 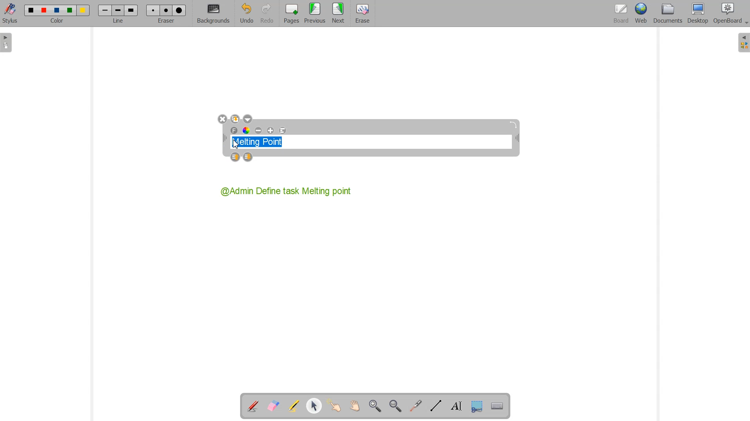 What do you see at coordinates (641, 14) in the screenshot?
I see `Web` at bounding box center [641, 14].